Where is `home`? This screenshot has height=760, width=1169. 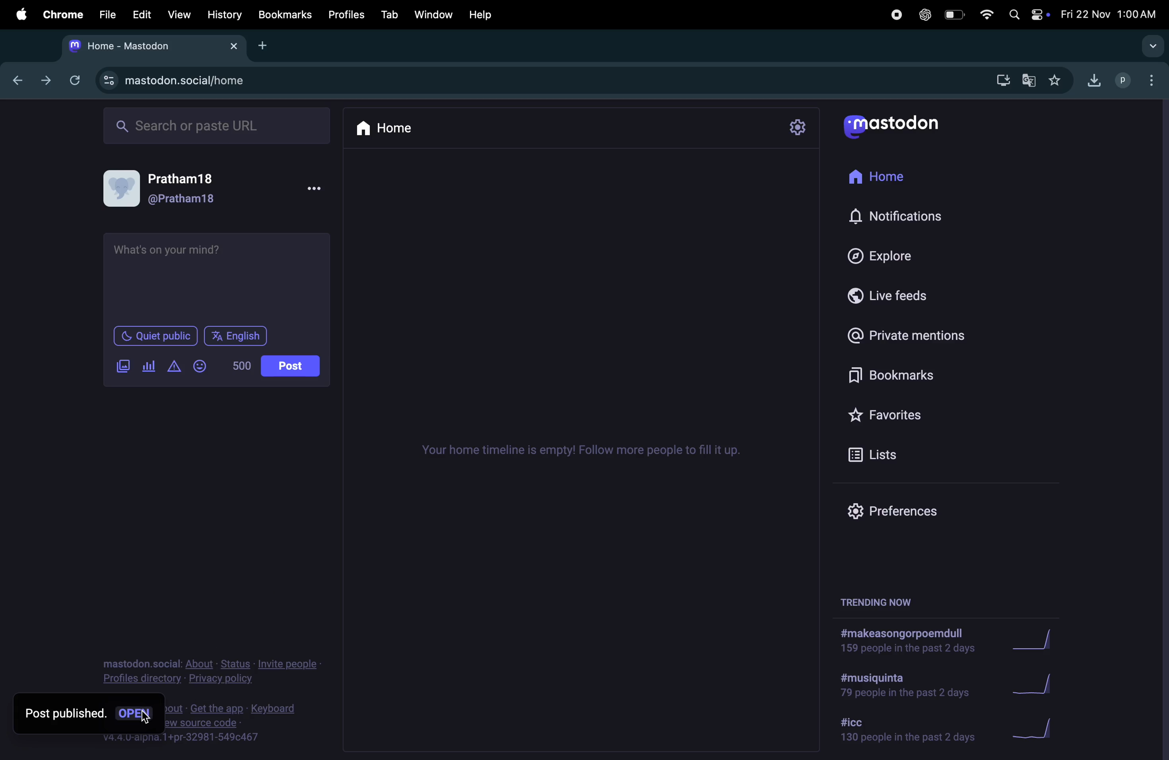 home is located at coordinates (897, 180).